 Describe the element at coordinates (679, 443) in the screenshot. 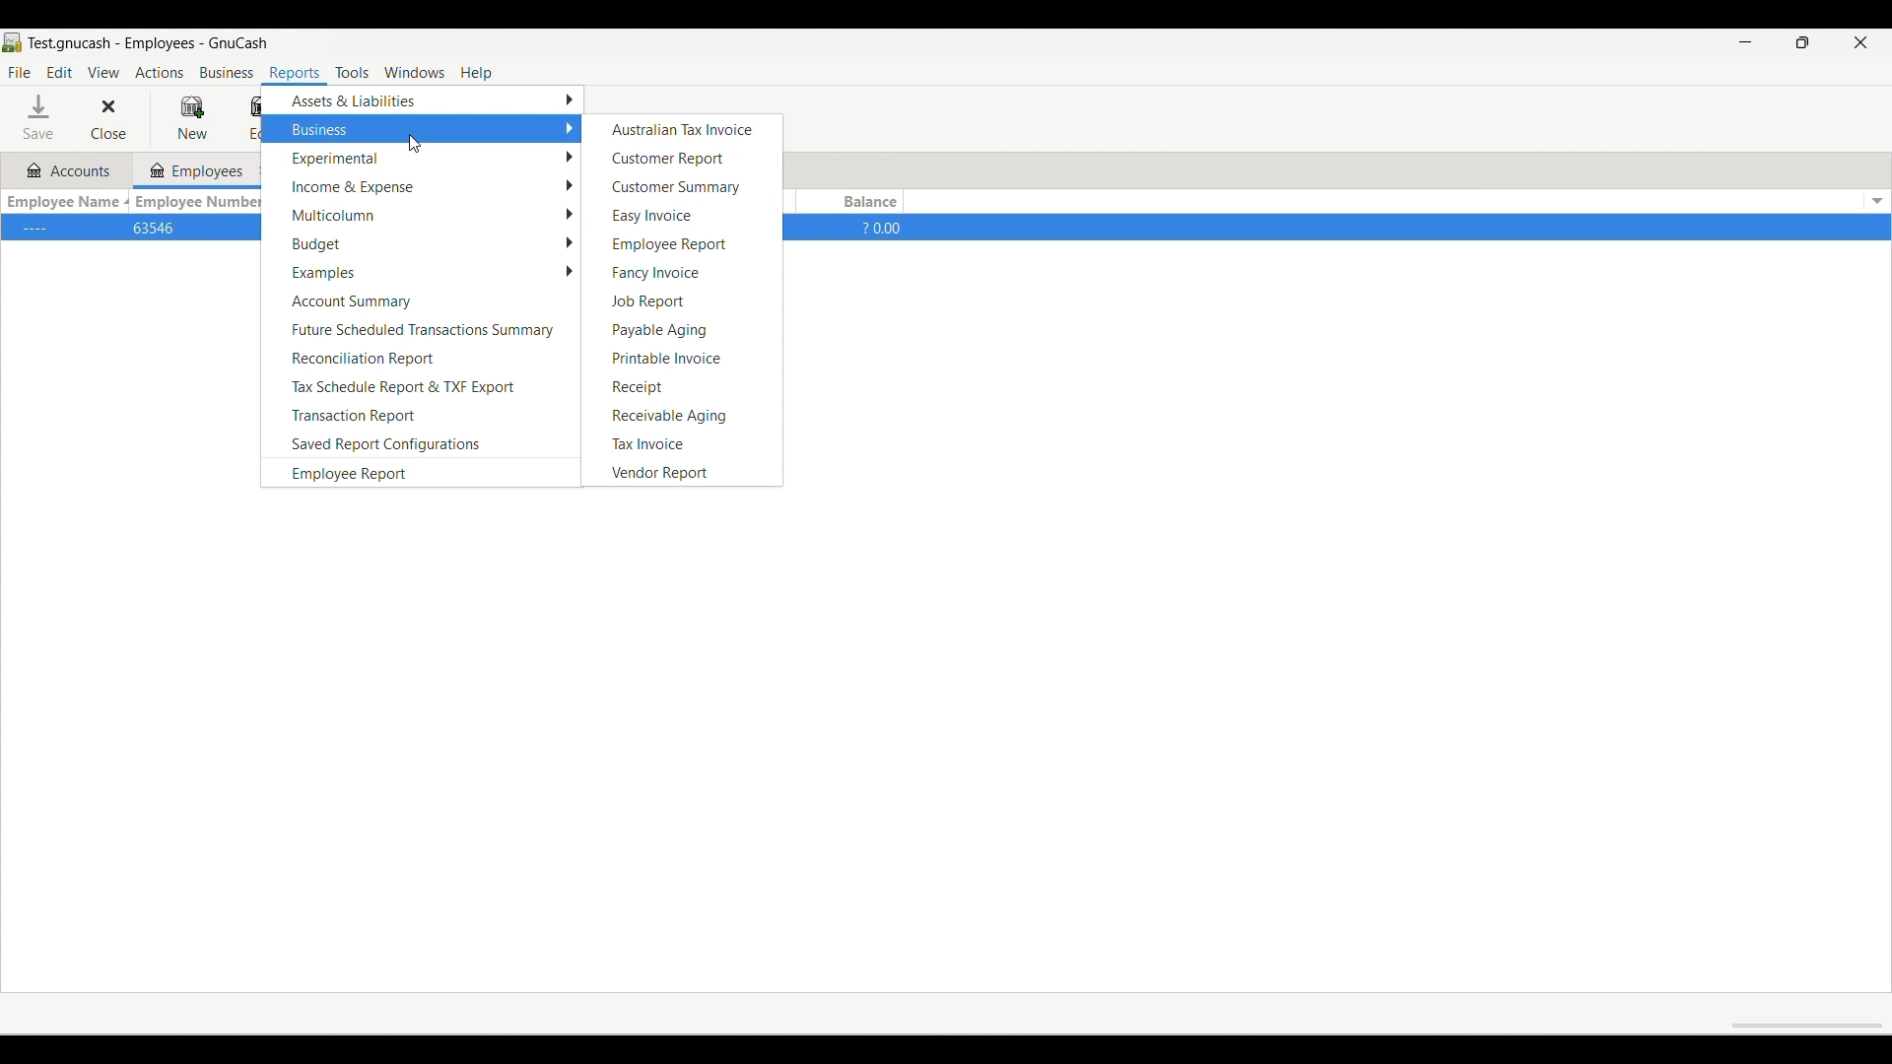

I see `Tax invoice` at that location.